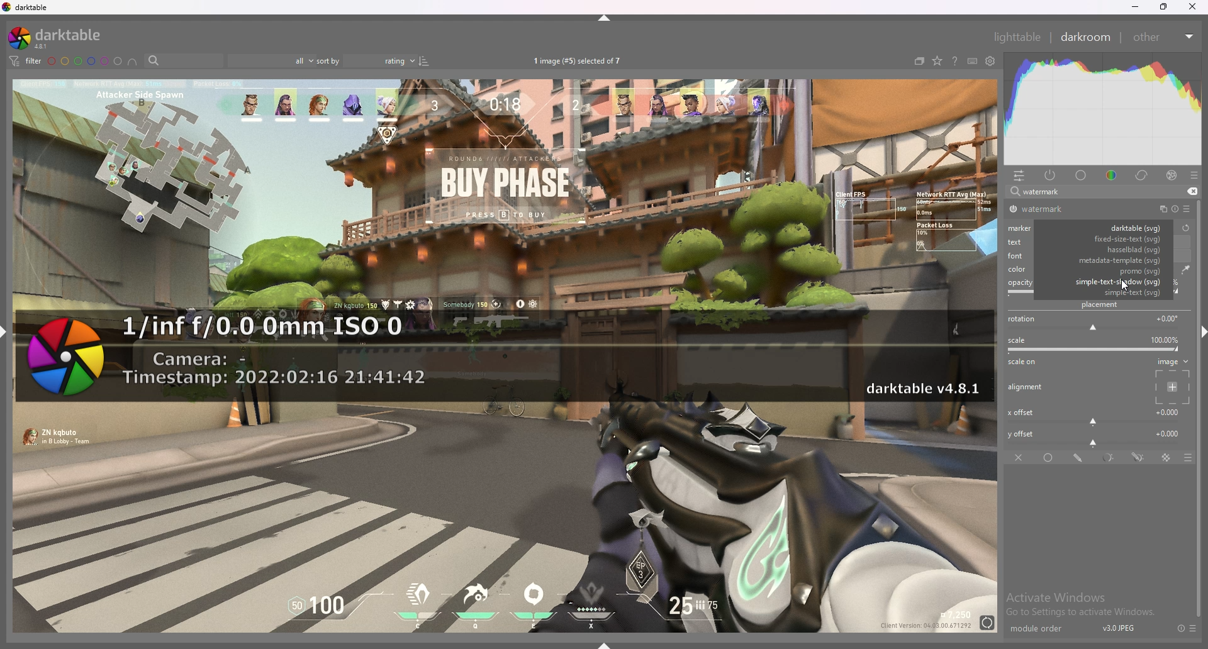  I want to click on watermark, so click(1053, 209).